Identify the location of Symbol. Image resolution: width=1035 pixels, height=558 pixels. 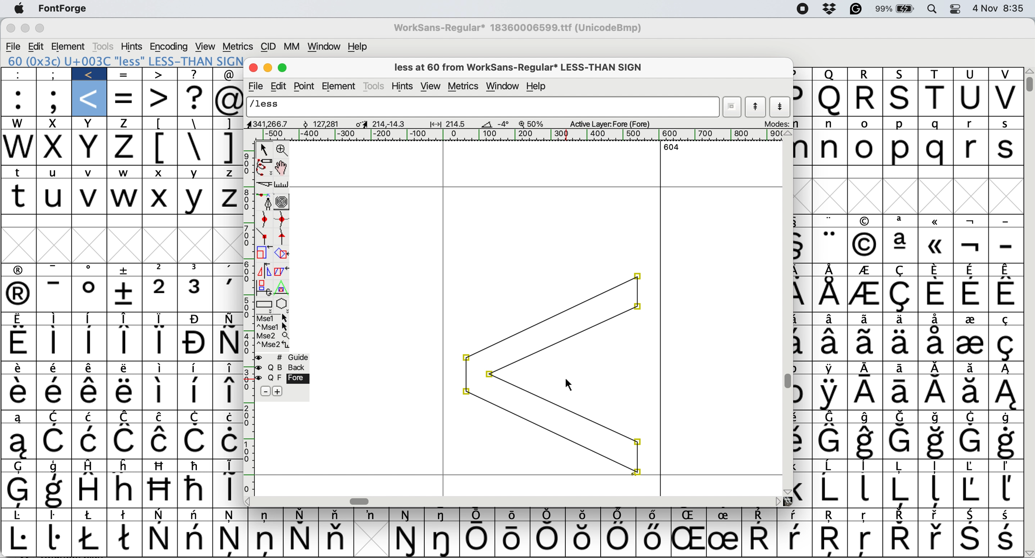
(480, 539).